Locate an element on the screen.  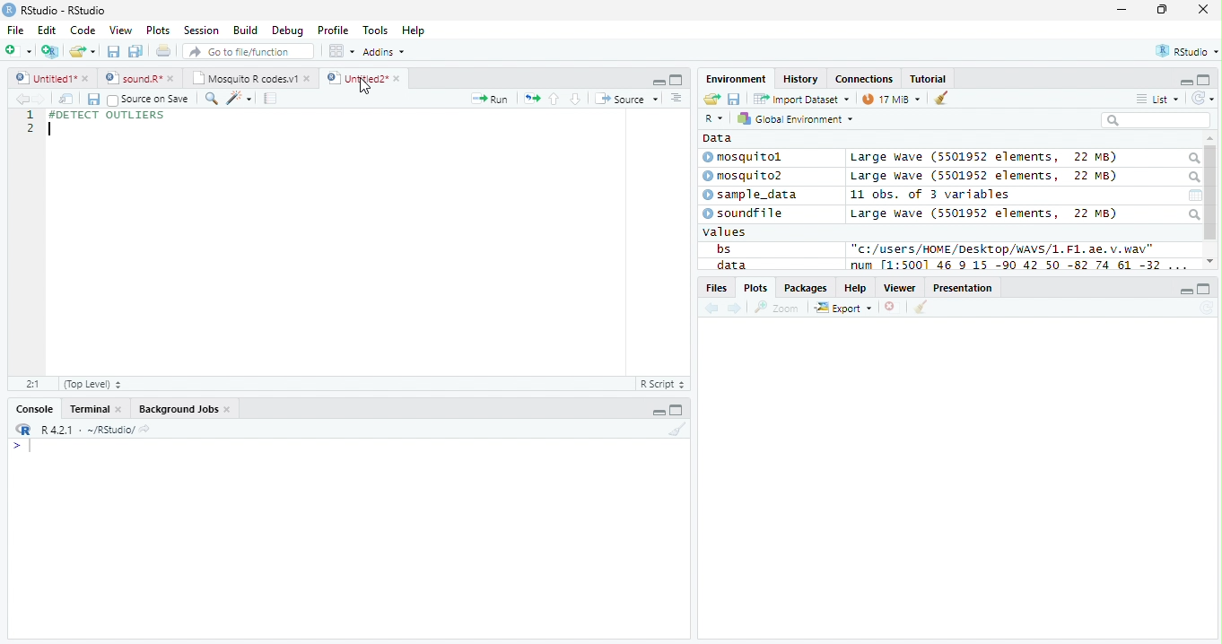
soundfile is located at coordinates (744, 213).